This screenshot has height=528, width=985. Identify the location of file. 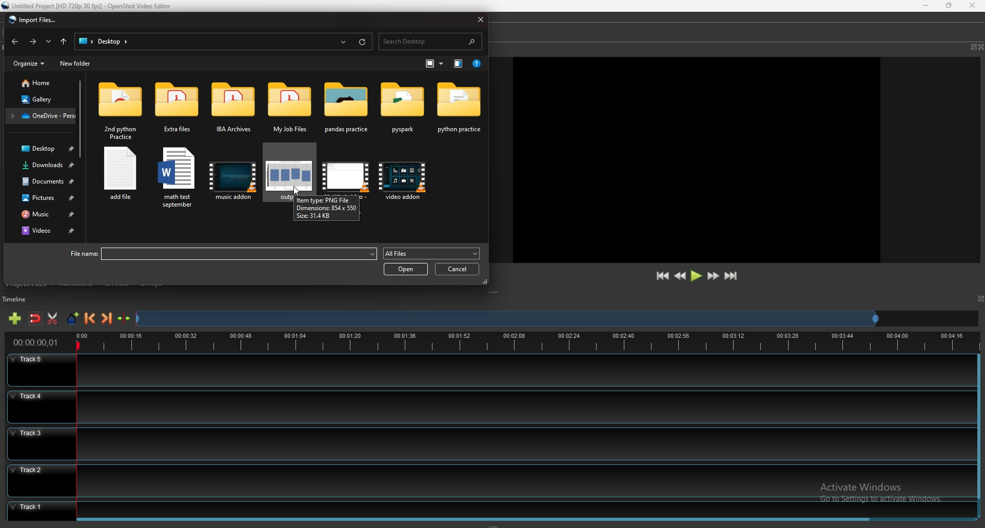
(288, 168).